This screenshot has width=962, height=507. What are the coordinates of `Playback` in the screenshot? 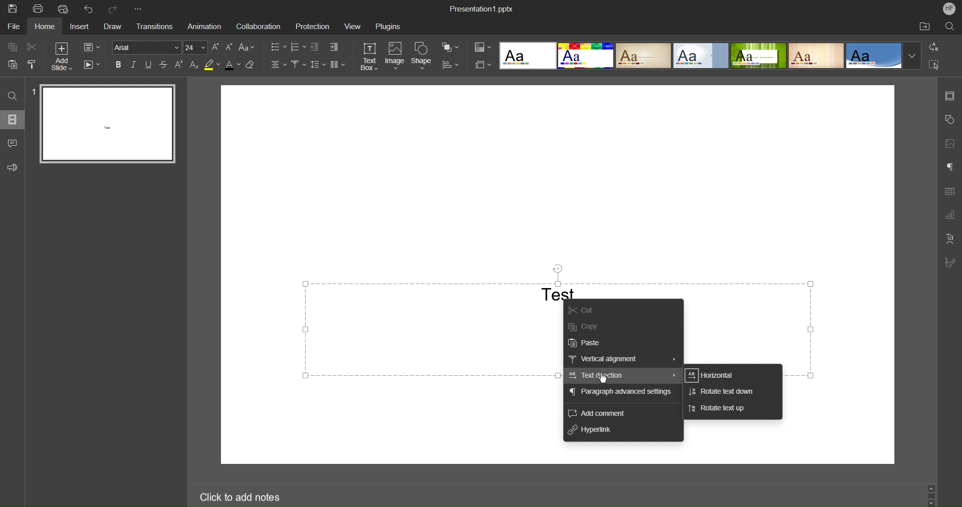 It's located at (93, 65).